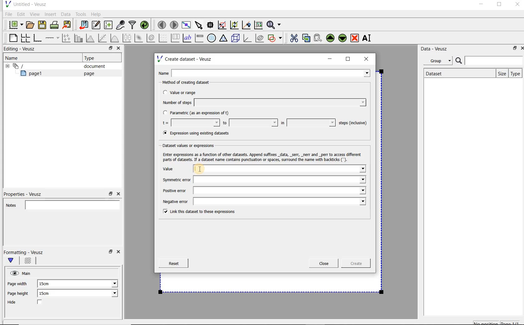 This screenshot has width=524, height=325. What do you see at coordinates (67, 26) in the screenshot?
I see `Export to graphics format` at bounding box center [67, 26].